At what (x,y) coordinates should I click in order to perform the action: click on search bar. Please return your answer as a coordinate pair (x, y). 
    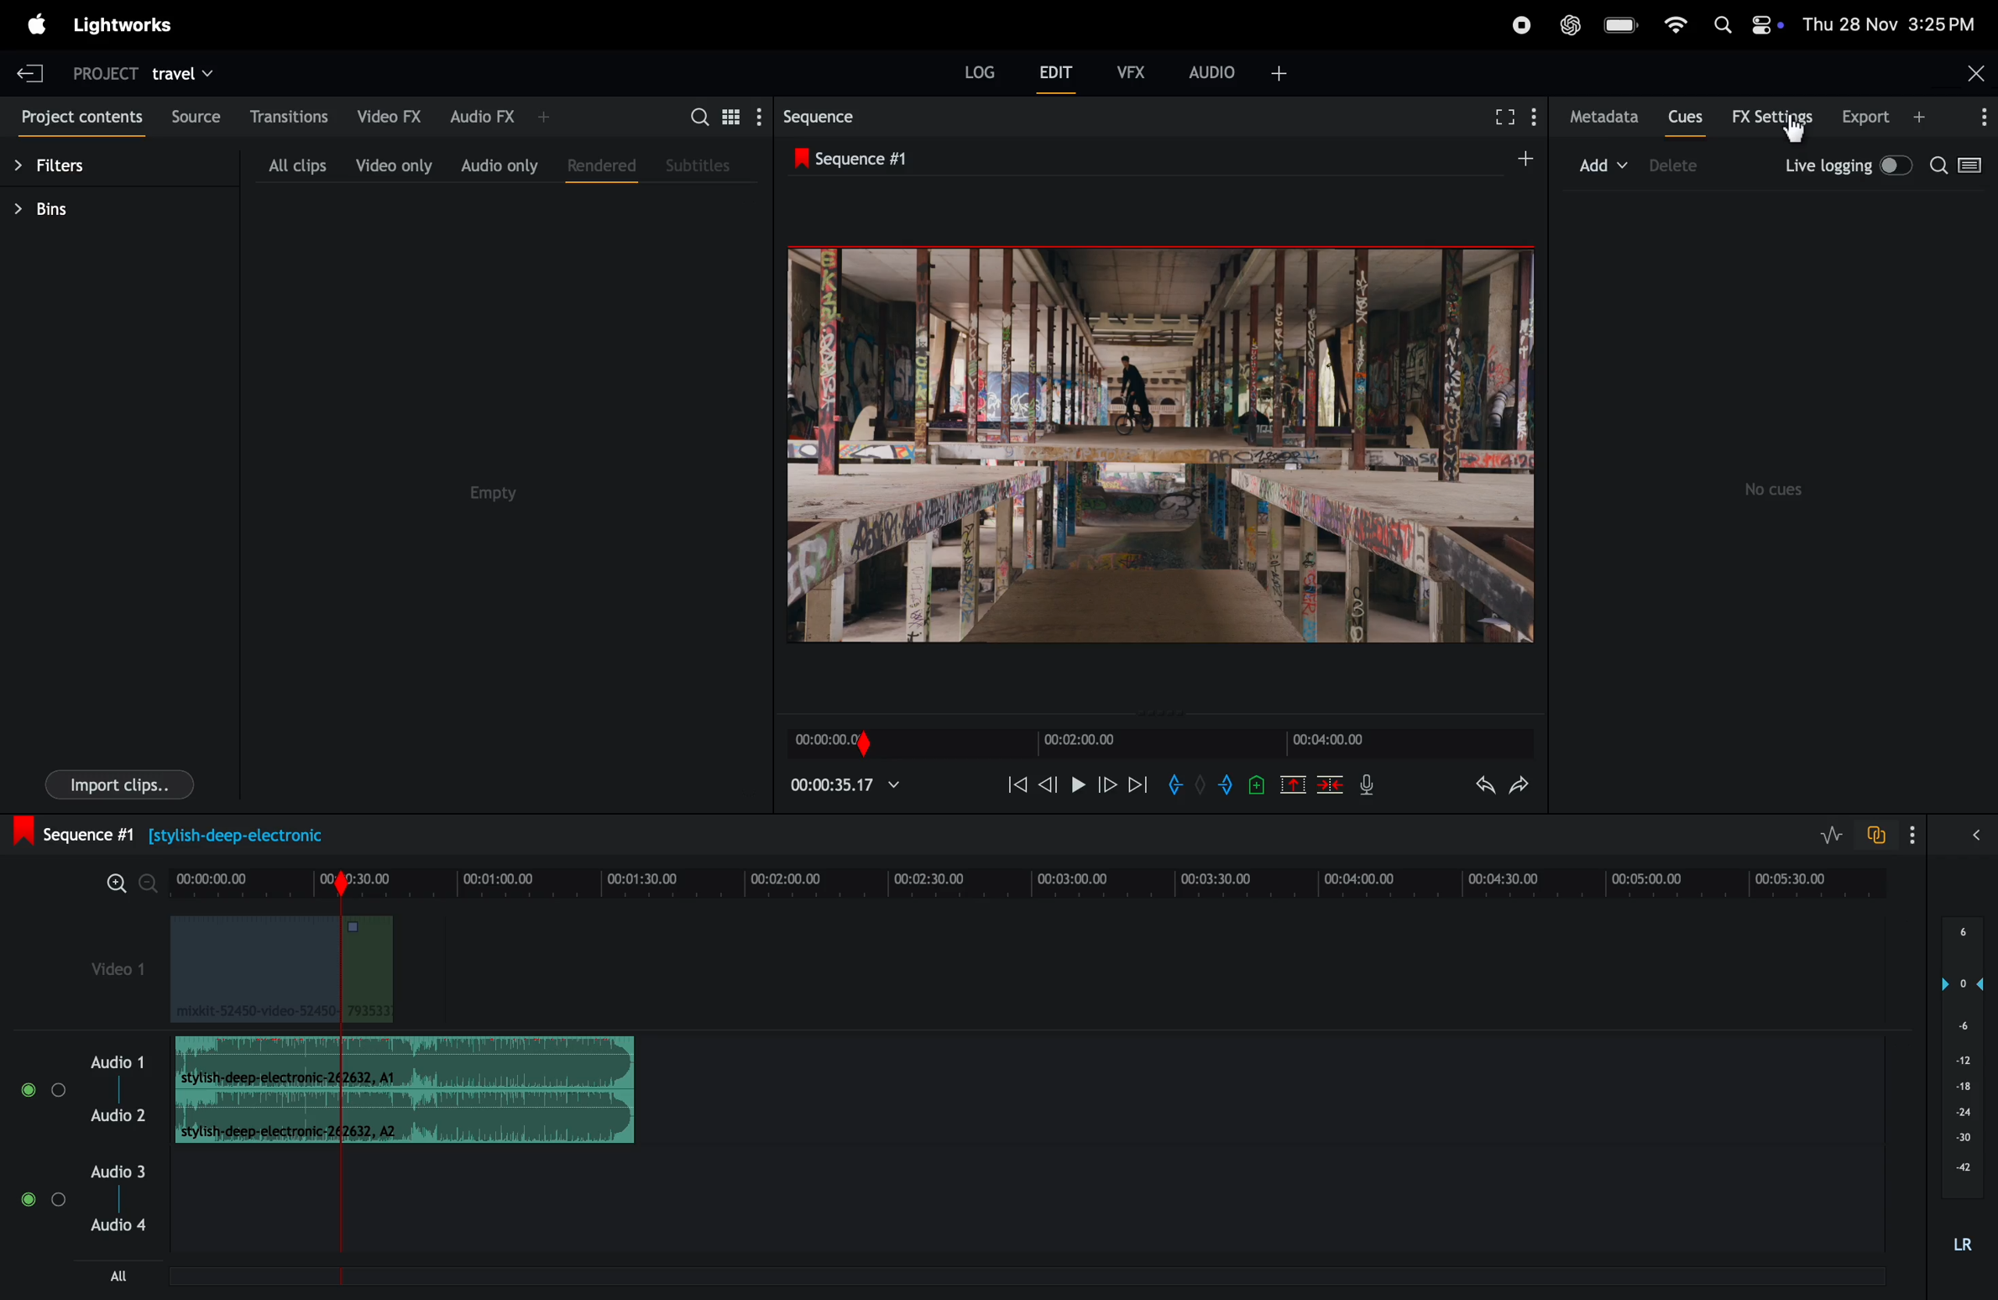
    Looking at the image, I should click on (719, 115).